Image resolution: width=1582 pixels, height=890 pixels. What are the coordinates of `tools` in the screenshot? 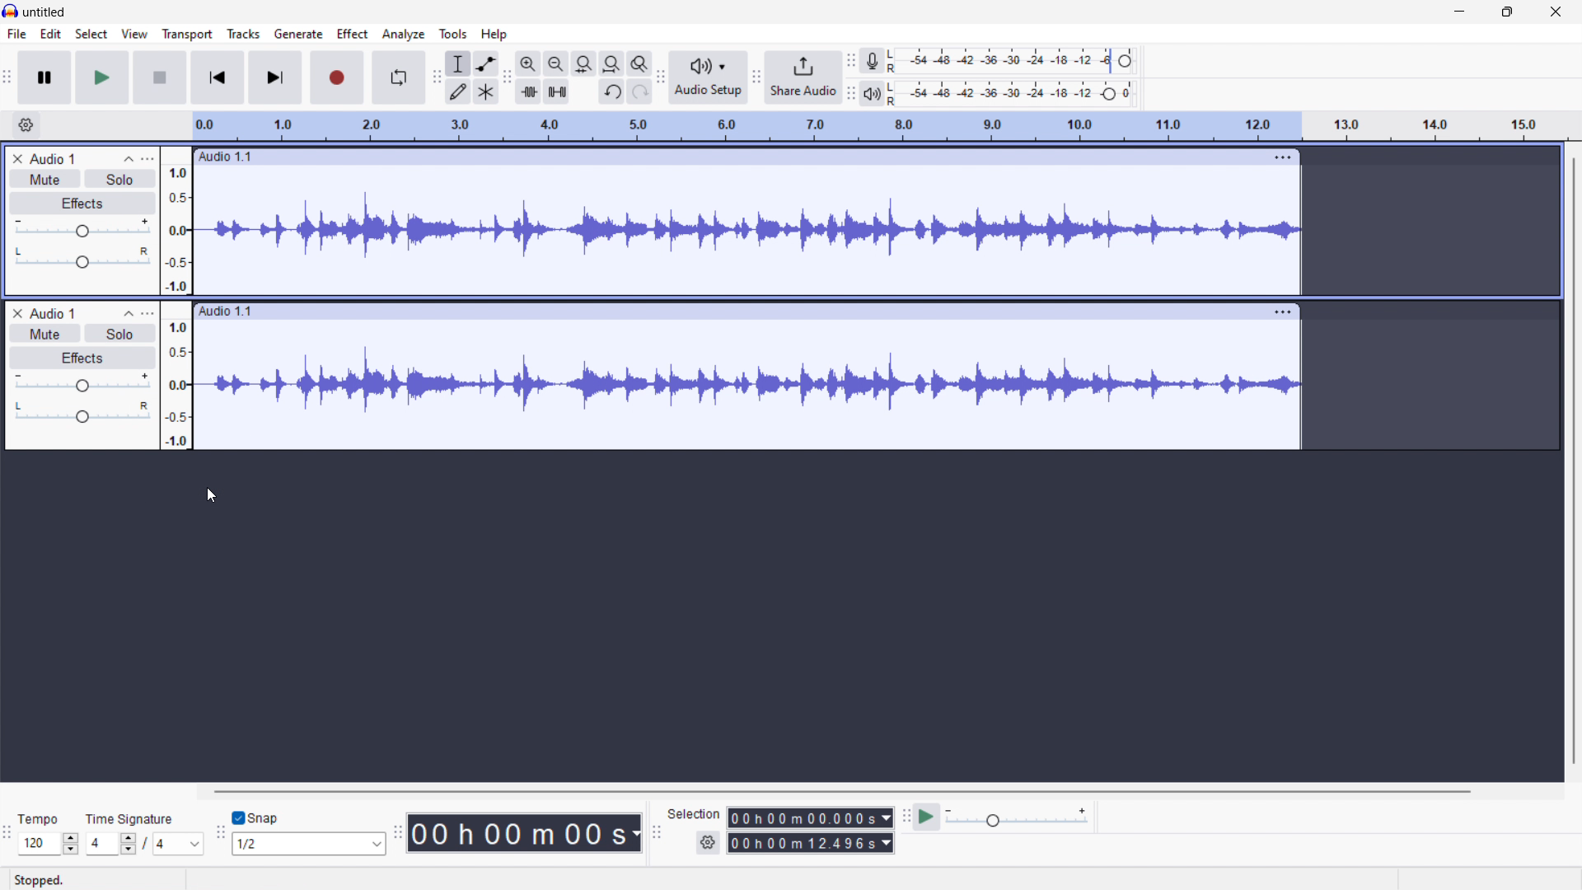 It's located at (453, 34).